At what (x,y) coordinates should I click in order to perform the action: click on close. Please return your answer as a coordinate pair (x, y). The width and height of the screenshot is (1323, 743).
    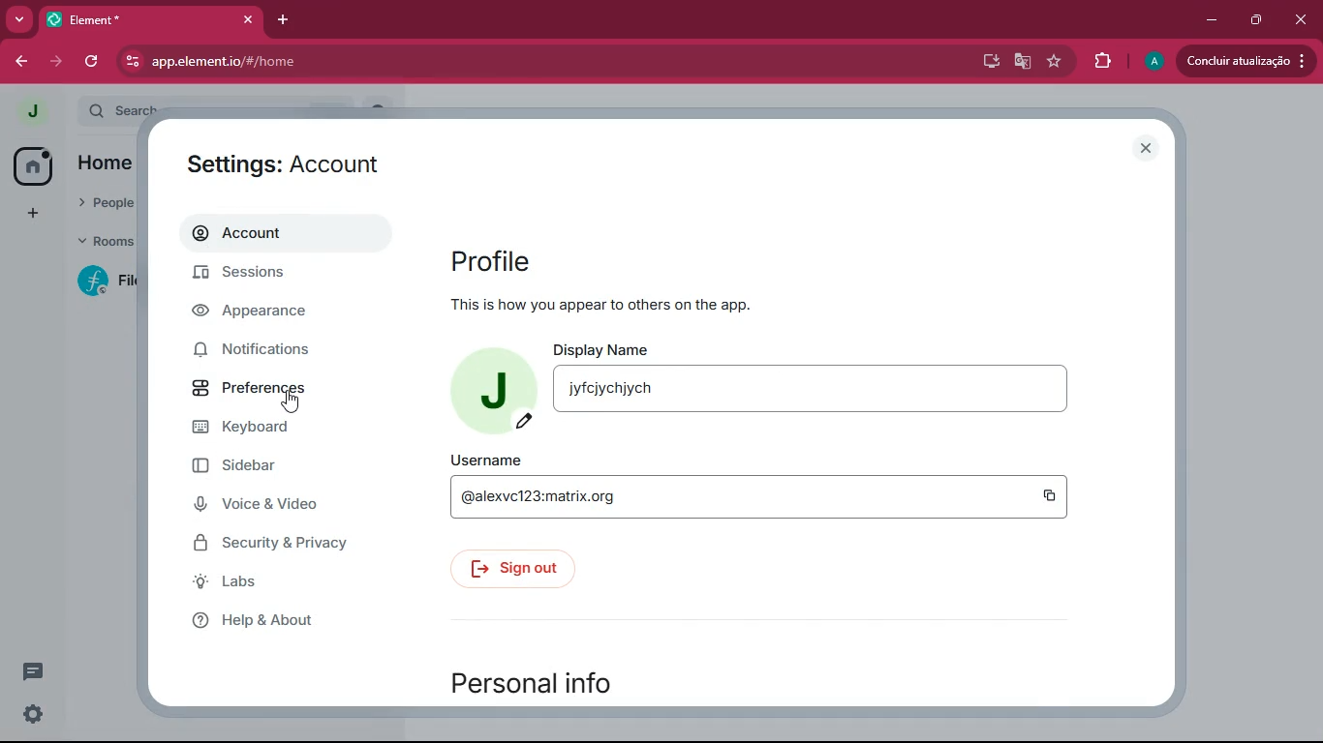
    Looking at the image, I should click on (1299, 19).